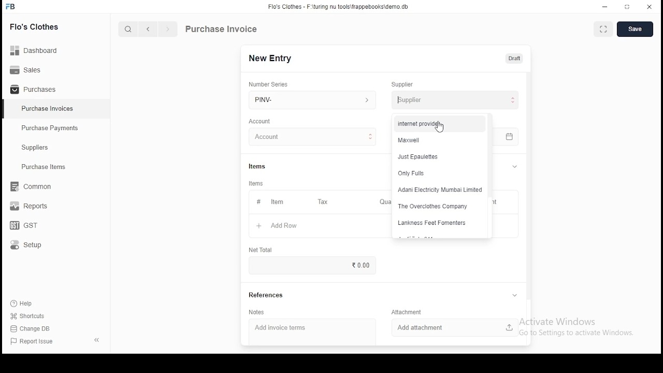  What do you see at coordinates (438, 123) in the screenshot?
I see `internet provider` at bounding box center [438, 123].